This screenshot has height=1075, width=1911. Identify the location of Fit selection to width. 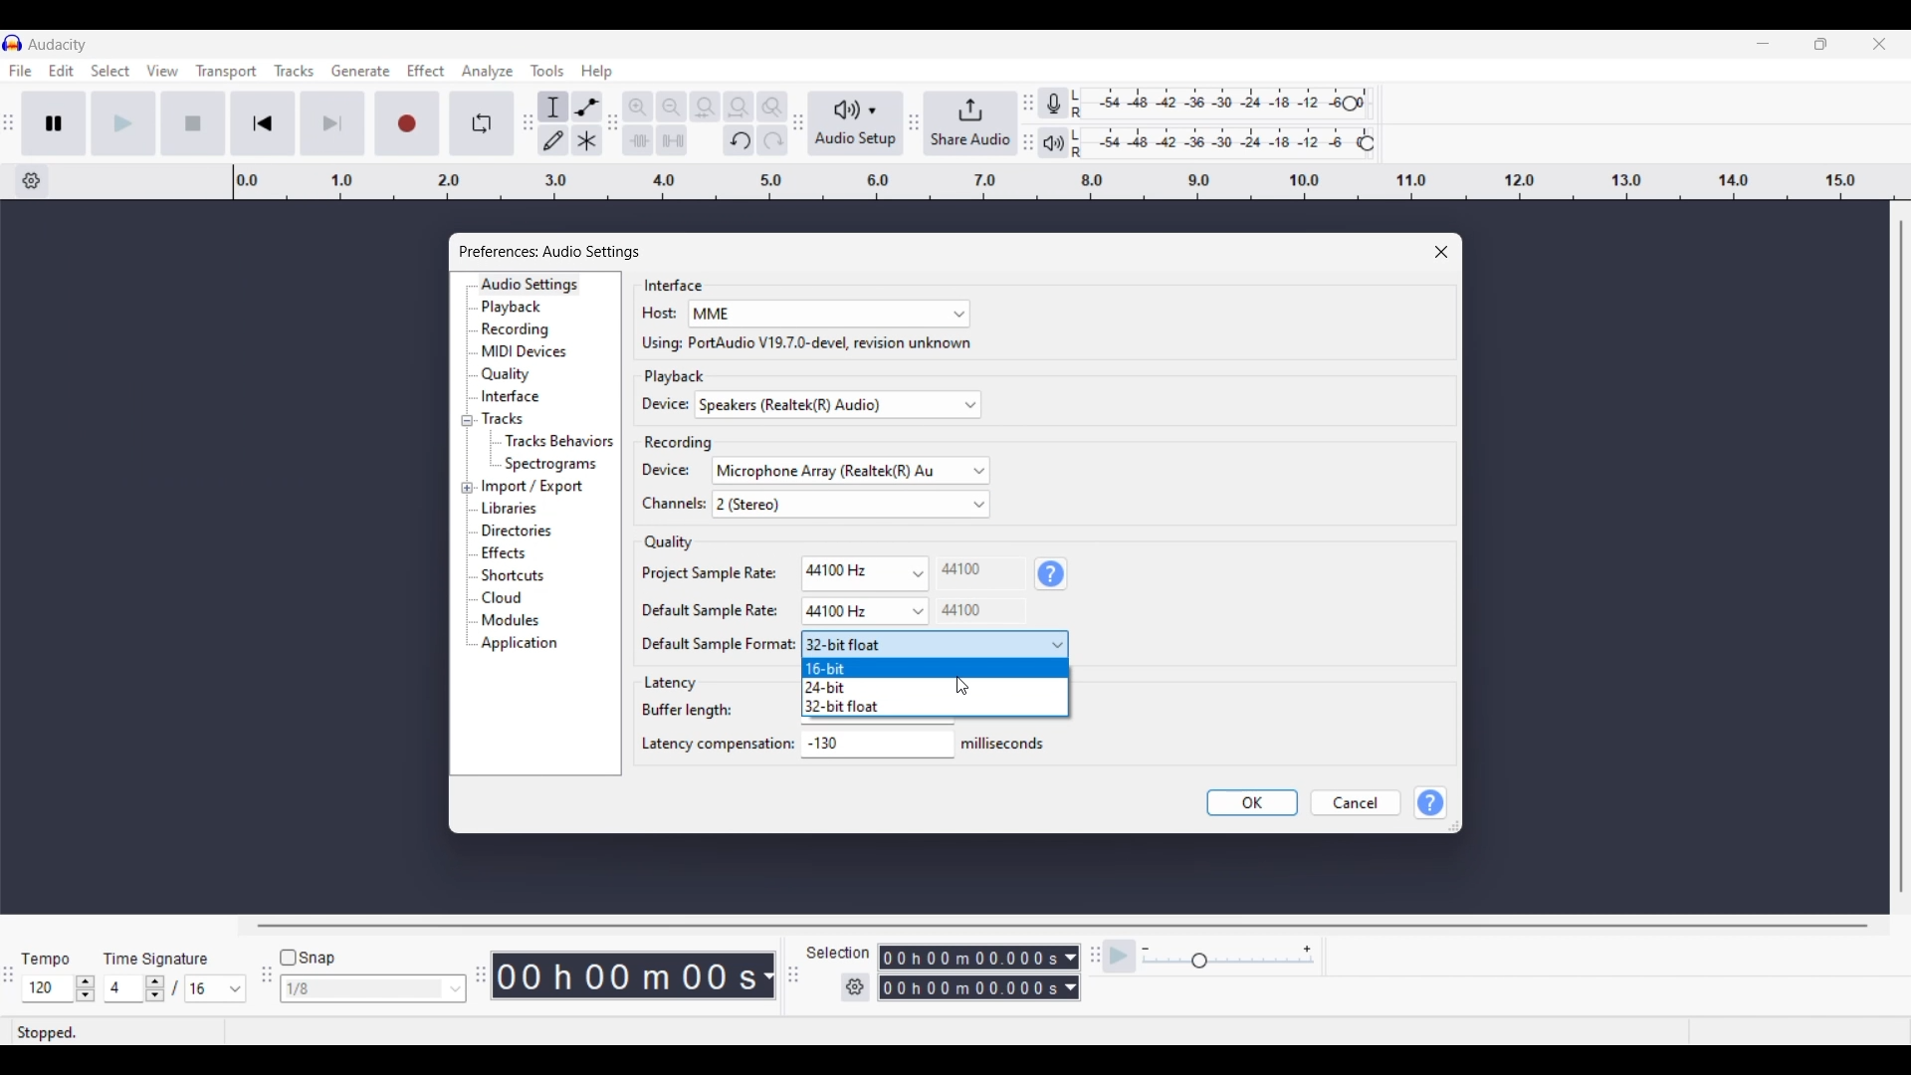
(705, 107).